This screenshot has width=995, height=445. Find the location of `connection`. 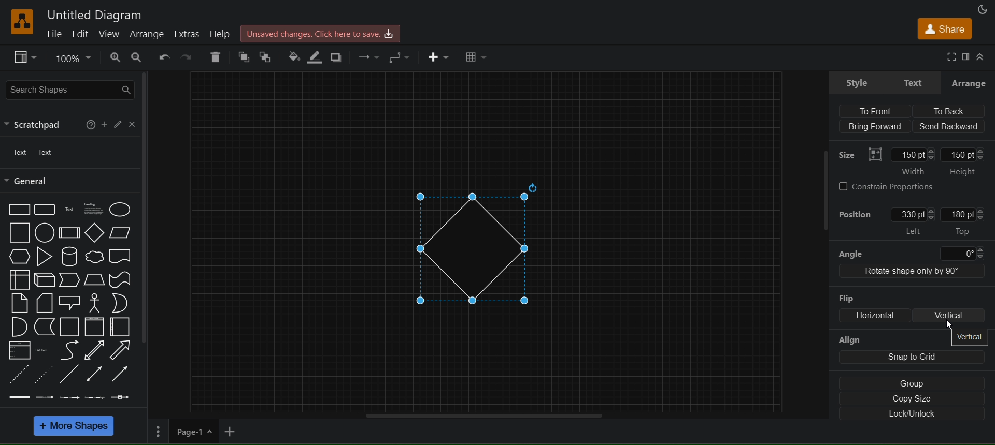

connection is located at coordinates (369, 57).